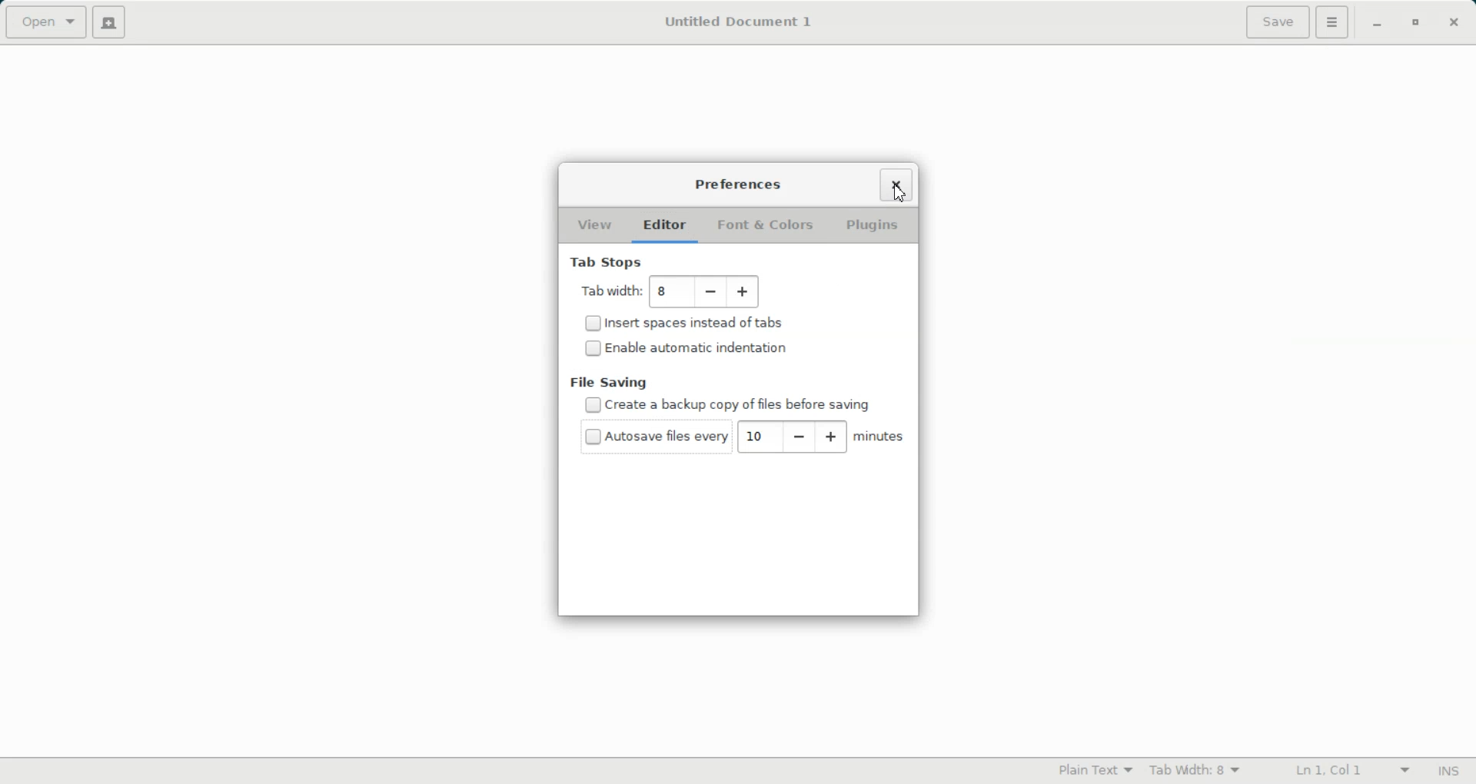 This screenshot has height=784, width=1476. What do you see at coordinates (896, 186) in the screenshot?
I see `Close` at bounding box center [896, 186].